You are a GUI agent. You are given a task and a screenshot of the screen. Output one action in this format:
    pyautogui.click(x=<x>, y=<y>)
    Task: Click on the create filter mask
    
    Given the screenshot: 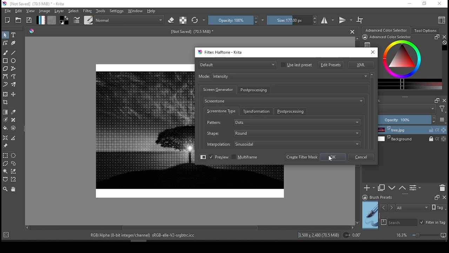 What is the action you would take?
    pyautogui.click(x=302, y=157)
    